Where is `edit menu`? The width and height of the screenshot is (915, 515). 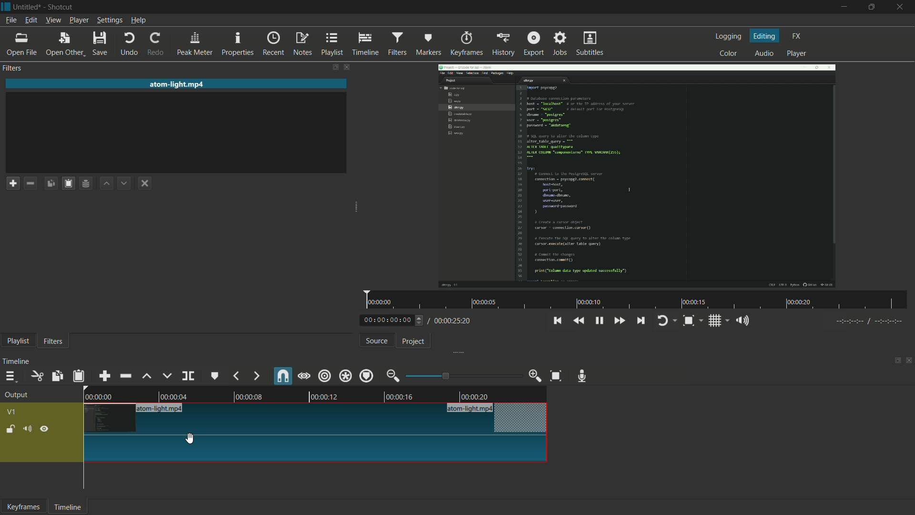
edit menu is located at coordinates (32, 20).